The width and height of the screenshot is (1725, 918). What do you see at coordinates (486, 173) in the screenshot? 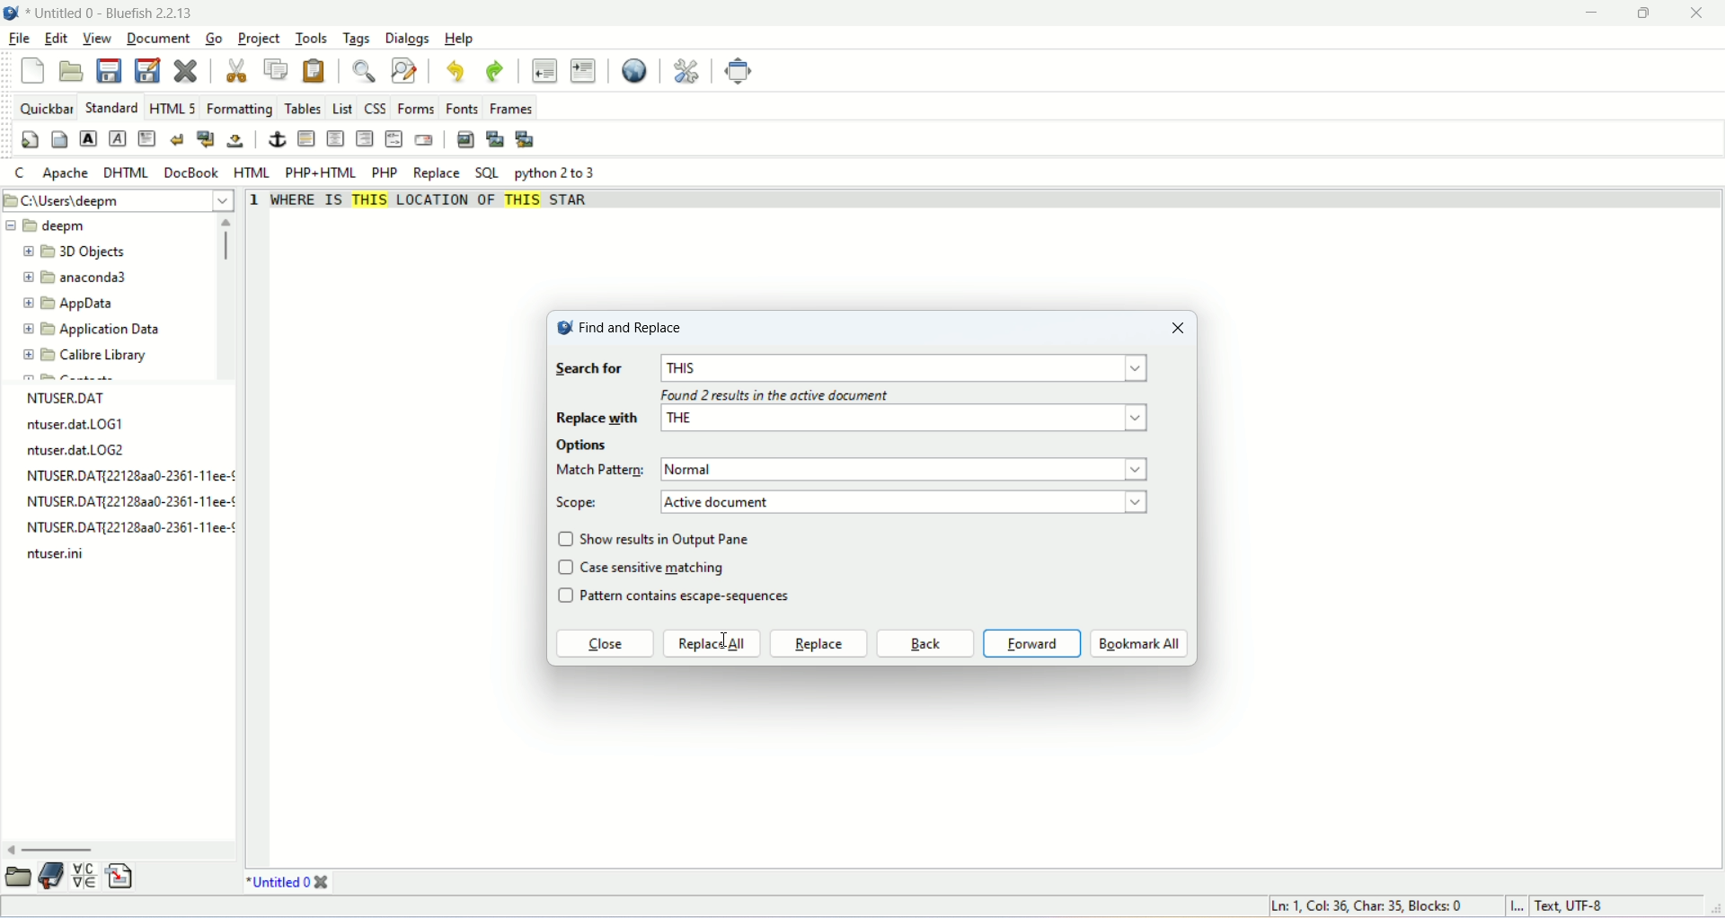
I see `SQL` at bounding box center [486, 173].